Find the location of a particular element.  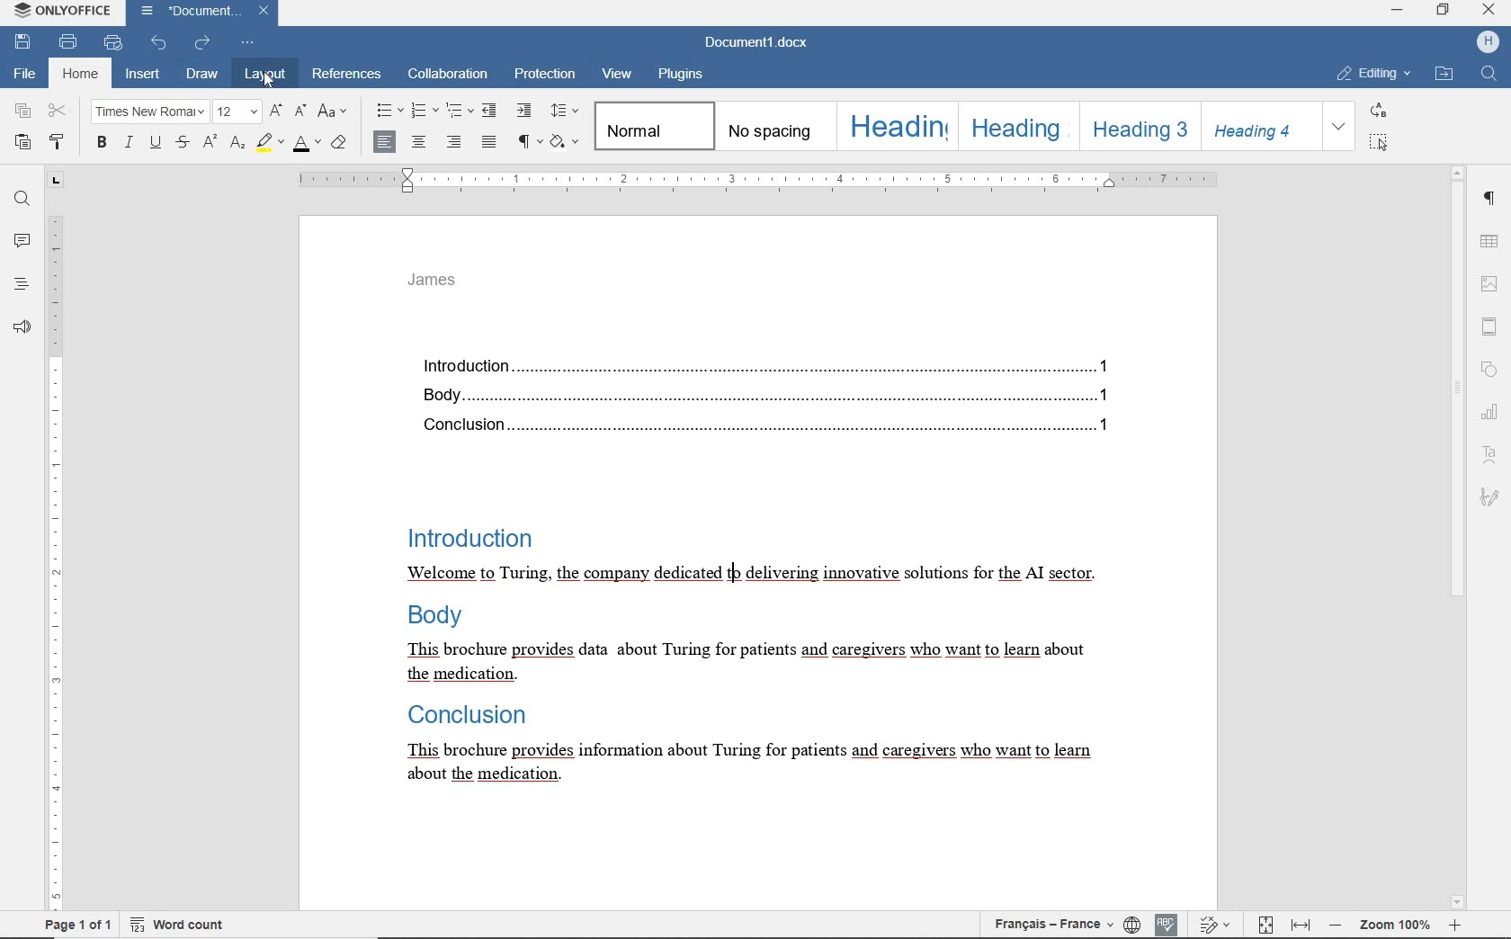

clear style is located at coordinates (342, 144).